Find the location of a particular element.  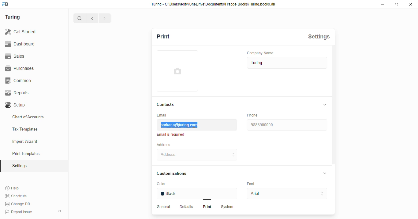

‘Company Name is located at coordinates (263, 52).